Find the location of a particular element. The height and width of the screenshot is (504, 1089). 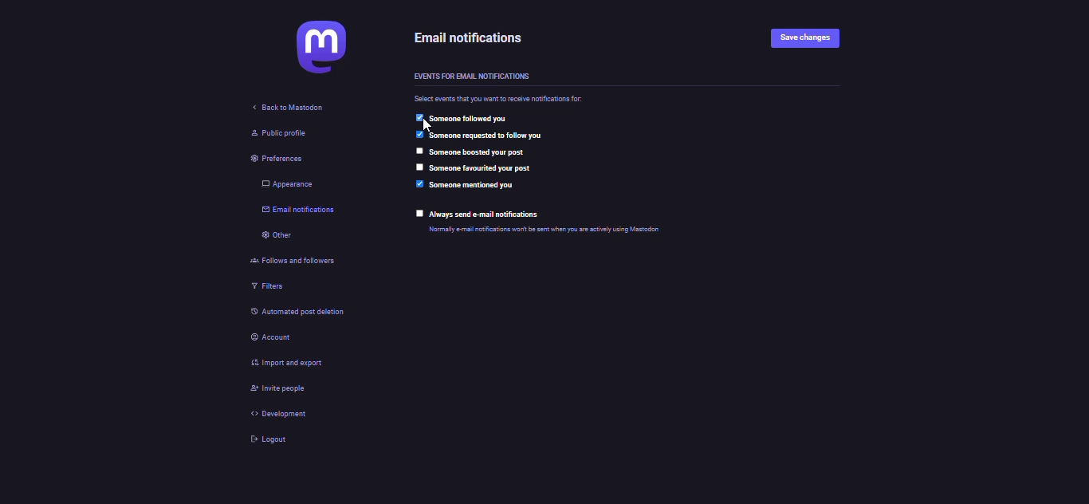

logout is located at coordinates (268, 438).